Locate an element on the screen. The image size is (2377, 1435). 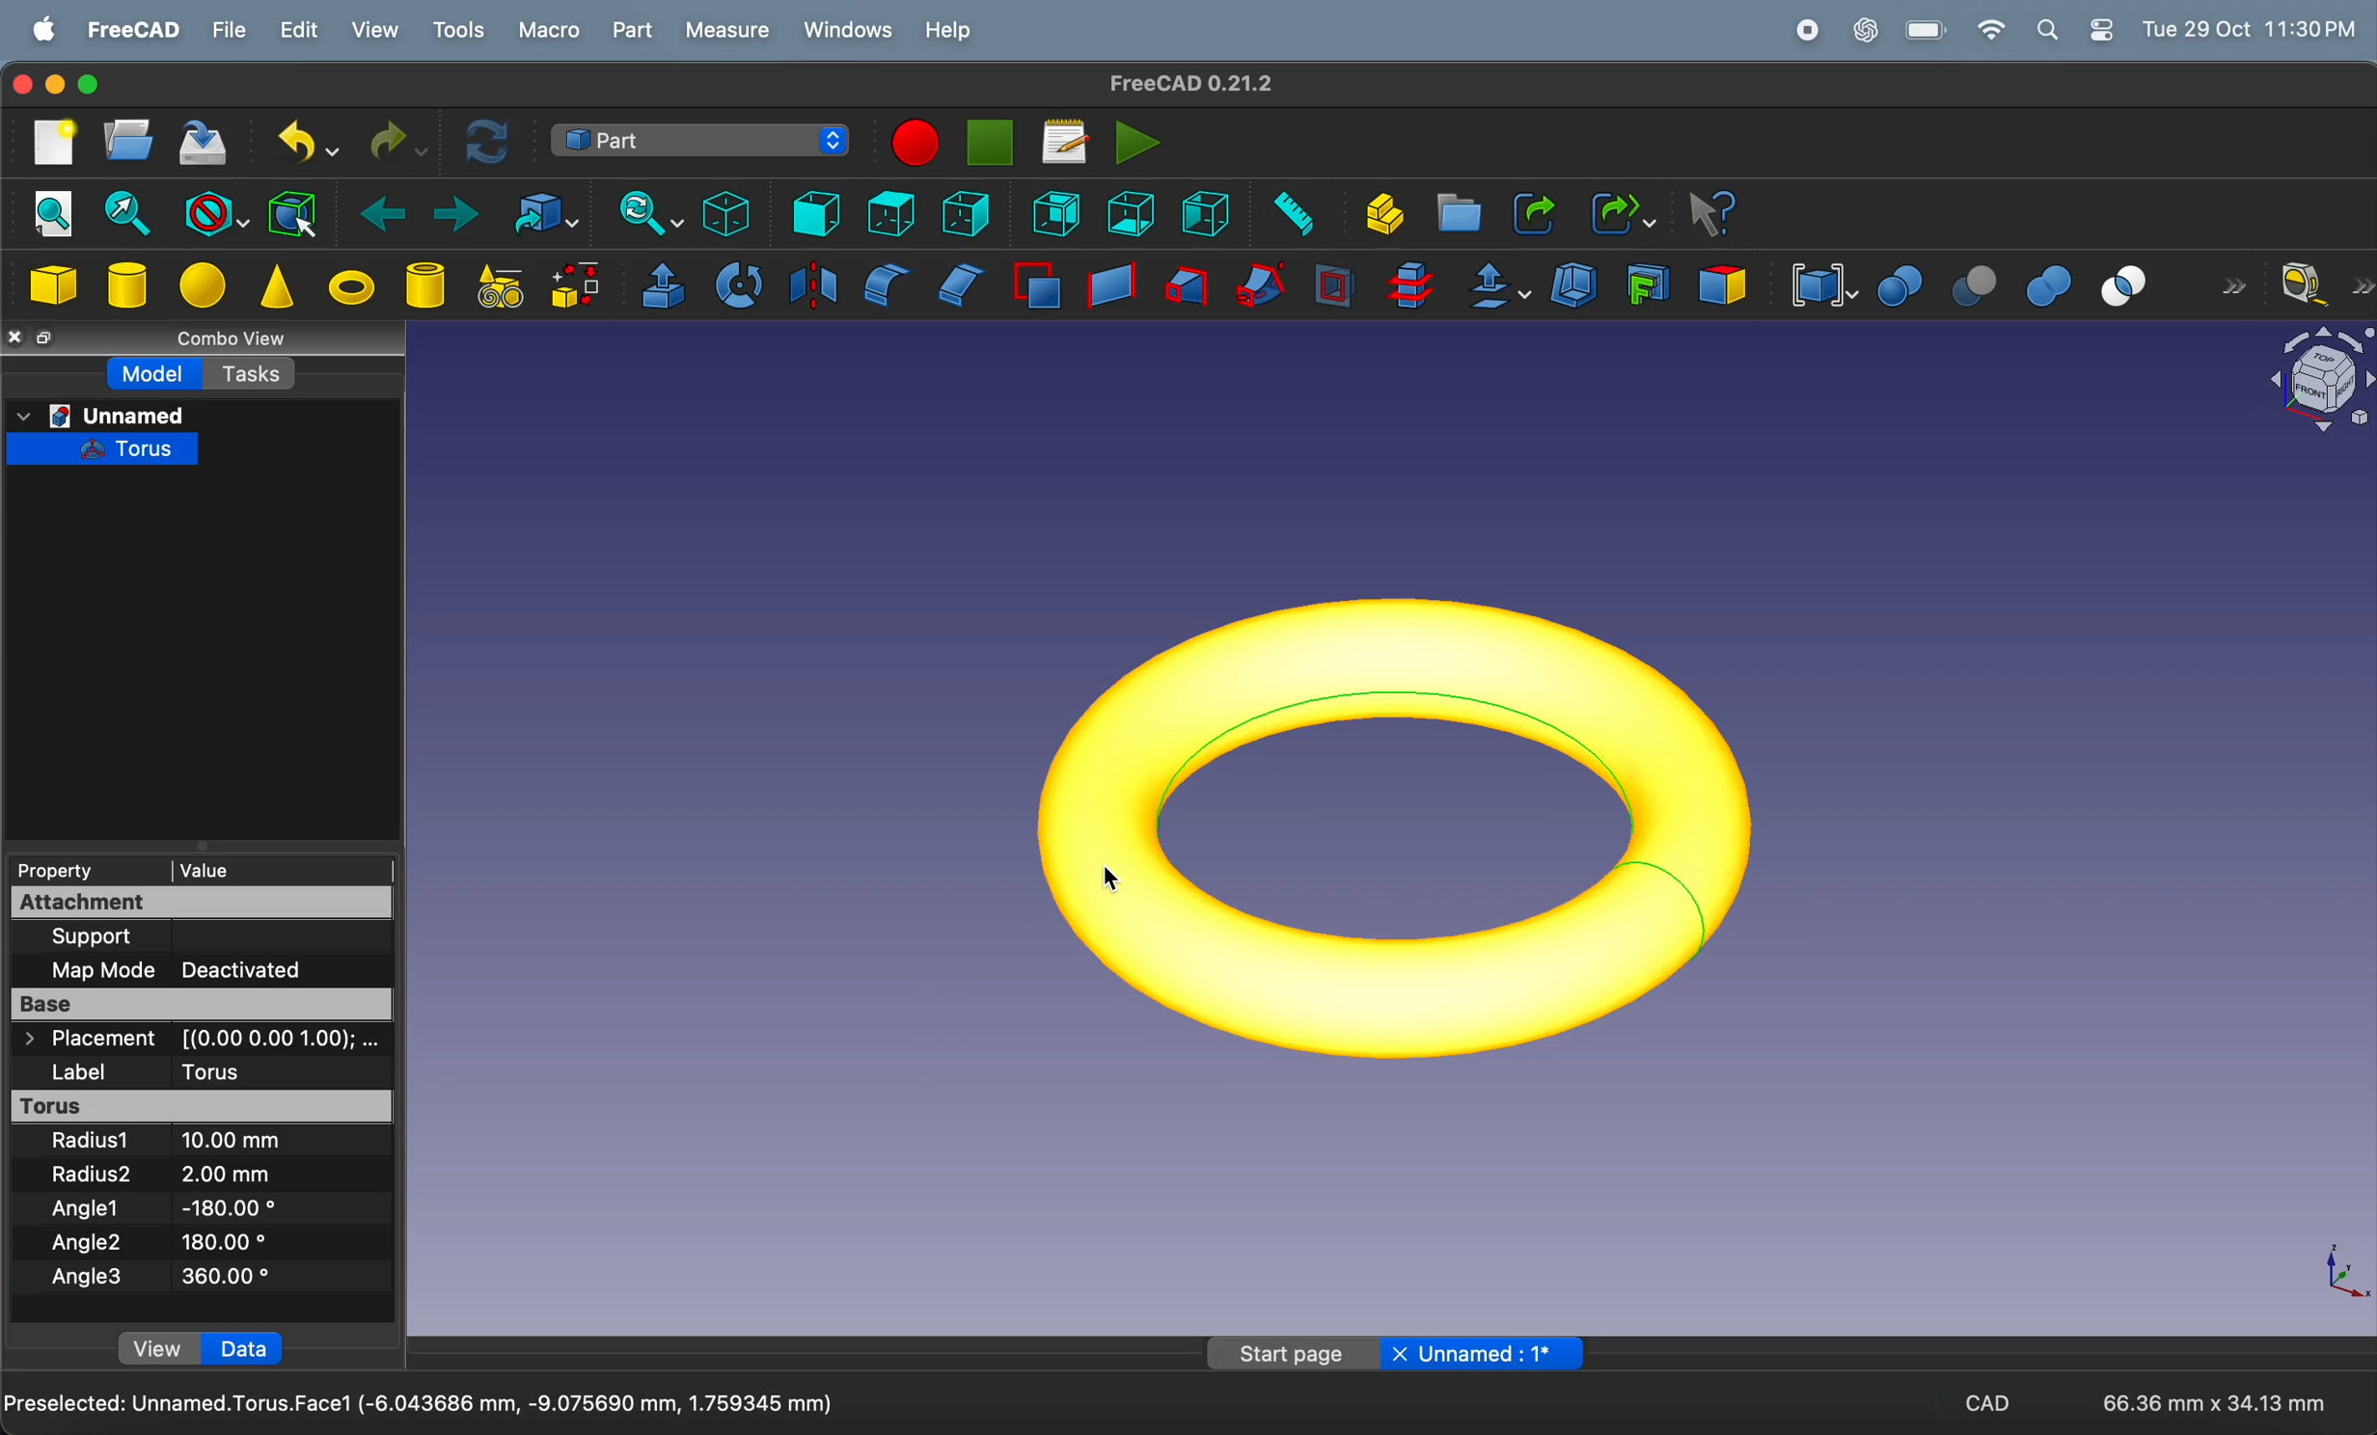
maximize is located at coordinates (88, 85).